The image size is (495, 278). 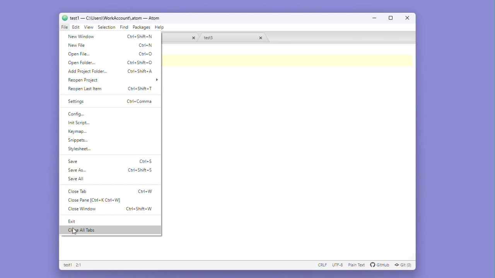 What do you see at coordinates (82, 45) in the screenshot?
I see `New file` at bounding box center [82, 45].